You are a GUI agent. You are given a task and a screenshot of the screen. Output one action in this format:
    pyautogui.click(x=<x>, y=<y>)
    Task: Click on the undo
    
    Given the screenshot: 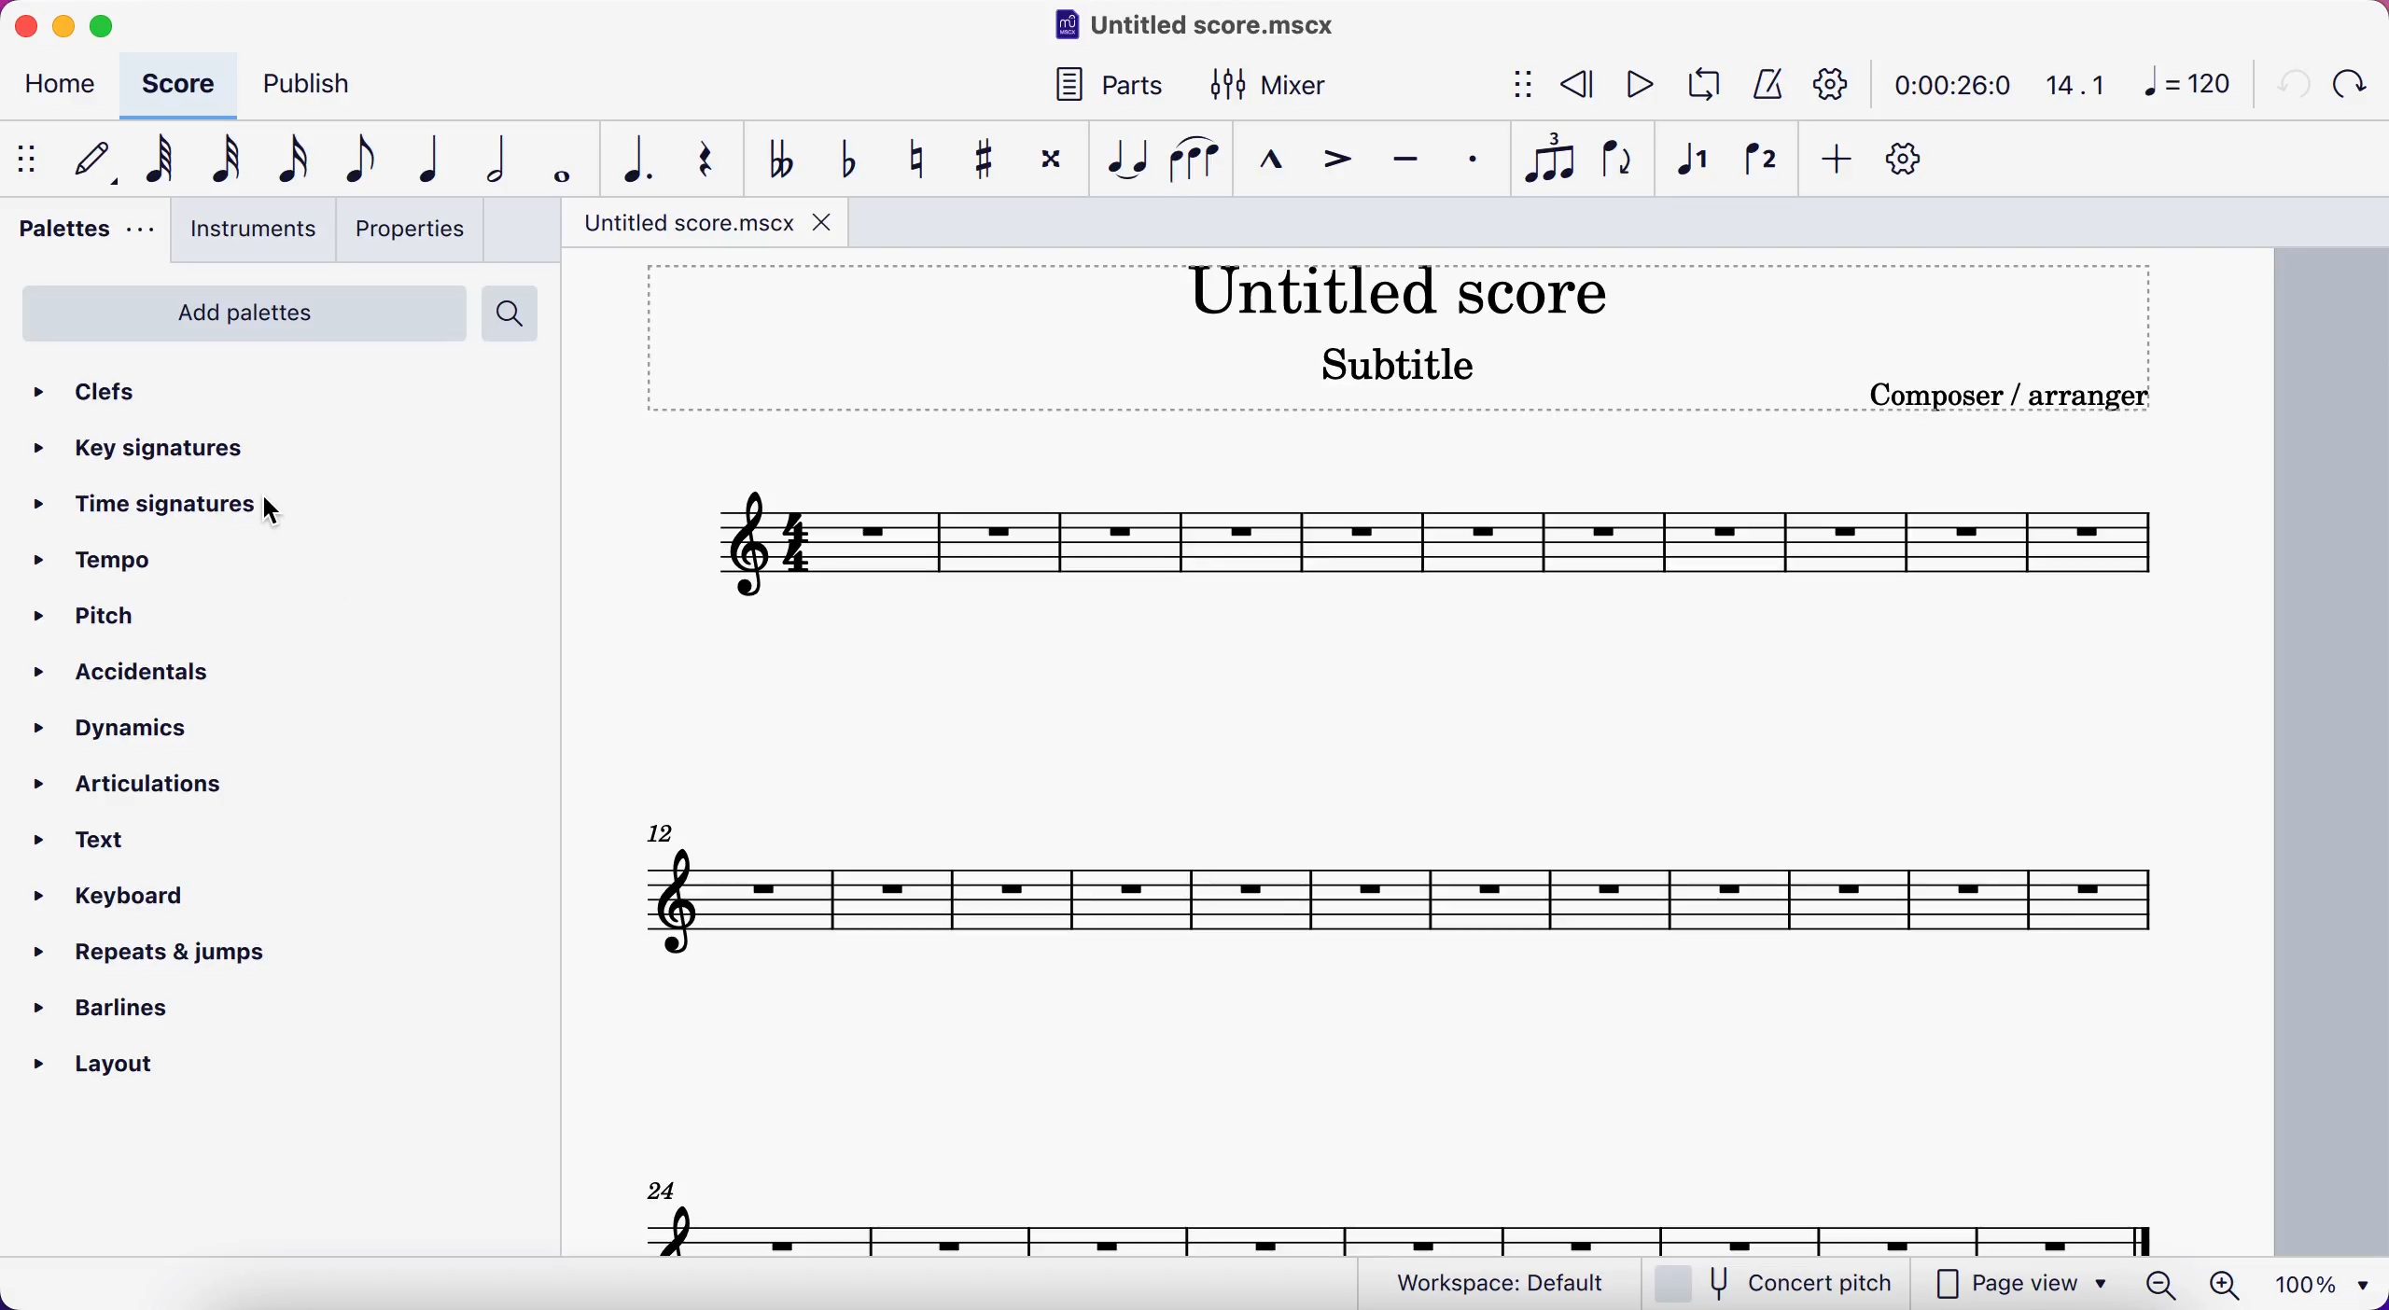 What is the action you would take?
    pyautogui.click(x=2290, y=81)
    